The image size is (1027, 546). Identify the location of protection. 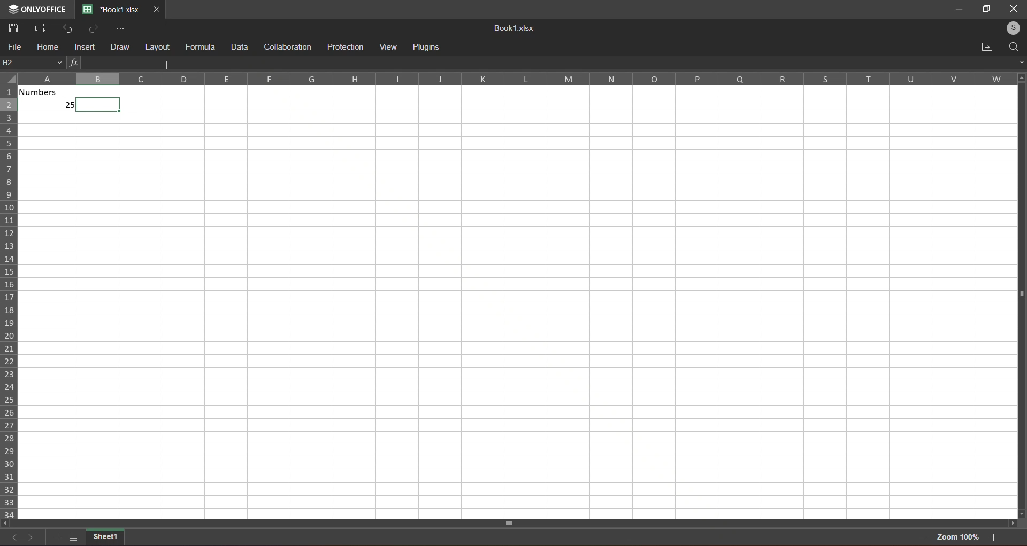
(343, 46).